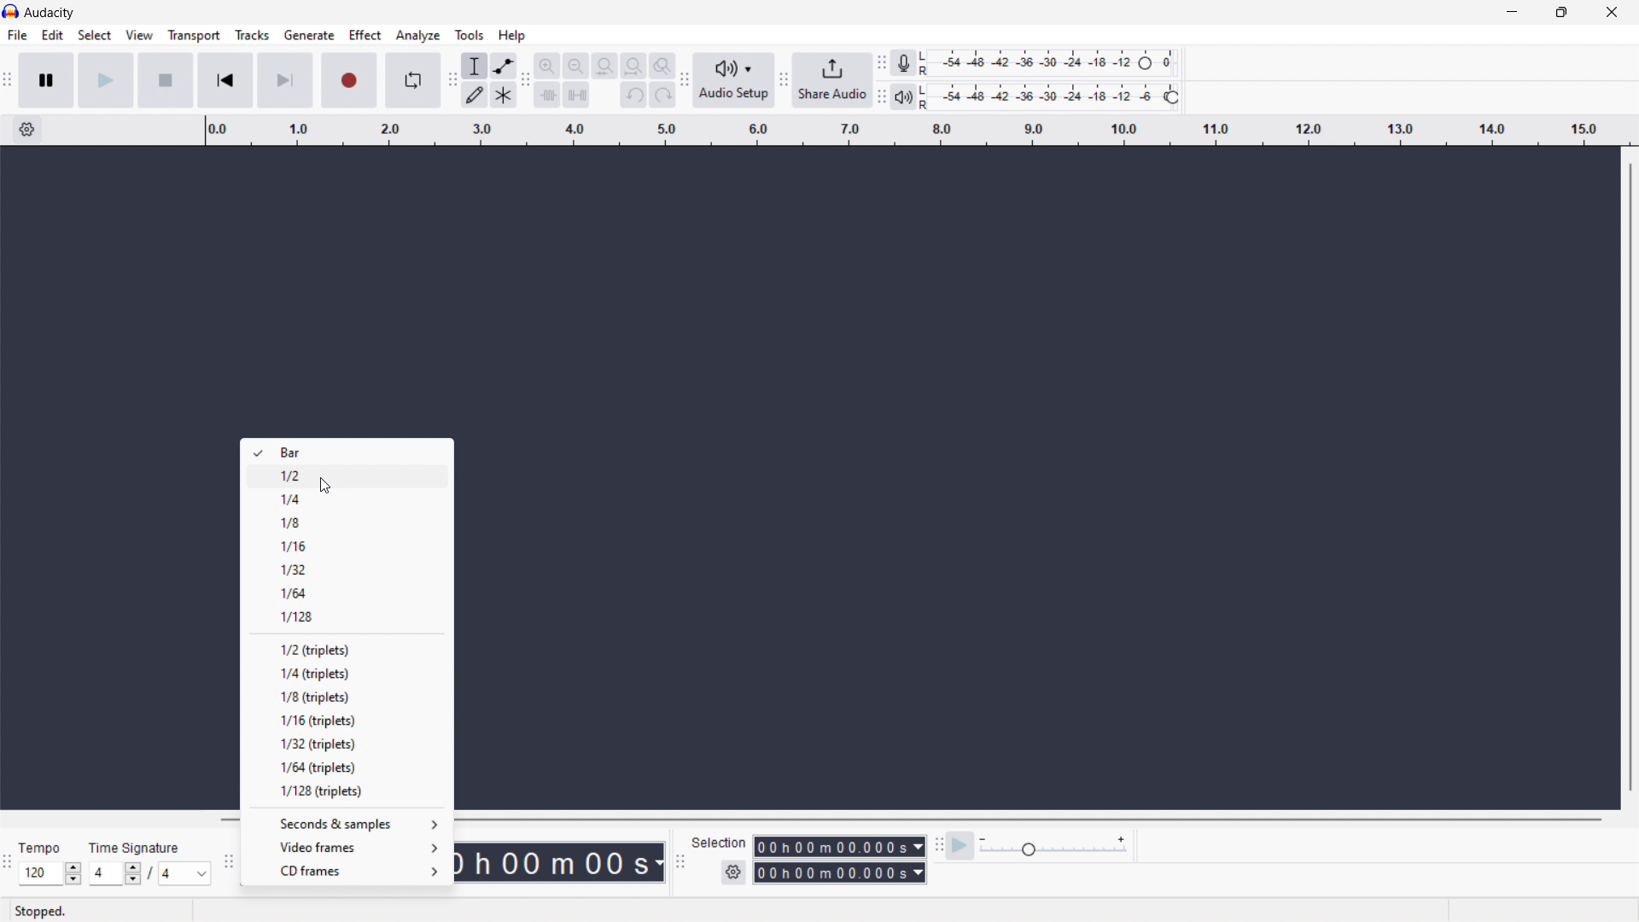 The height and width of the screenshot is (922, 1639). Describe the element at coordinates (1052, 96) in the screenshot. I see `playback meter` at that location.